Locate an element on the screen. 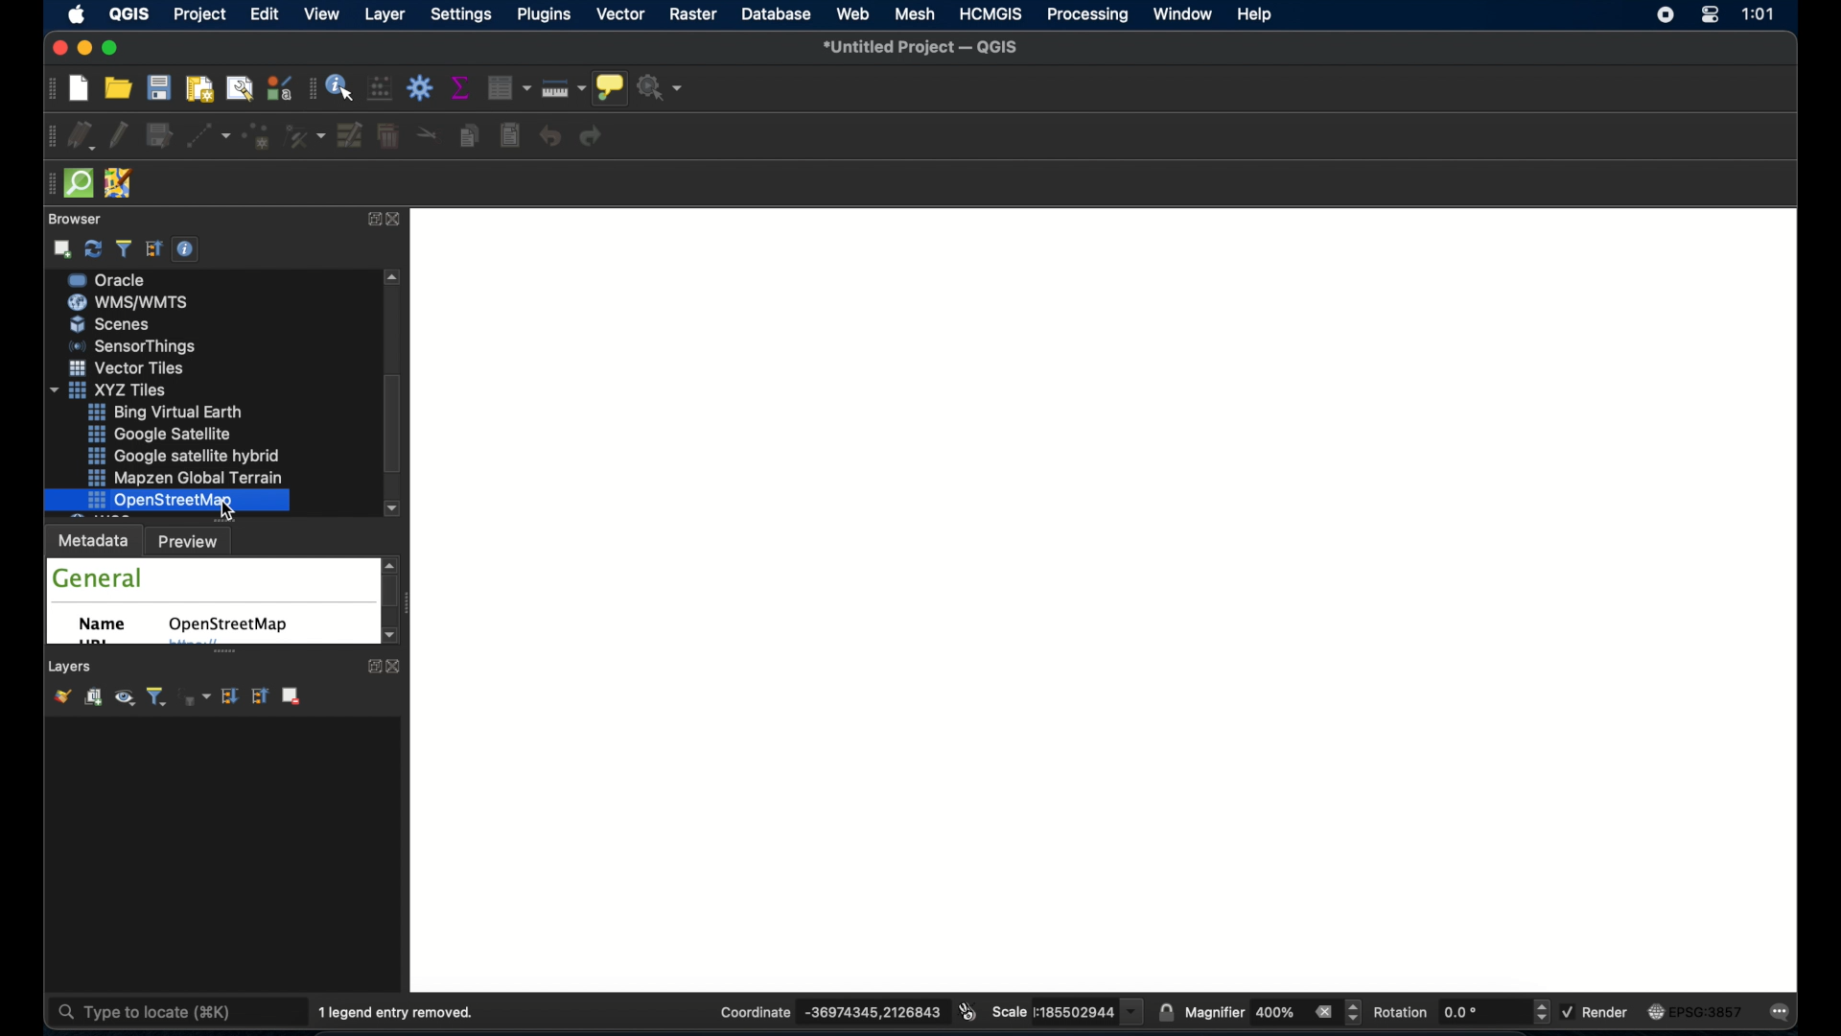 The width and height of the screenshot is (1841, 1036). 1 legend entry removed is located at coordinates (397, 1013).